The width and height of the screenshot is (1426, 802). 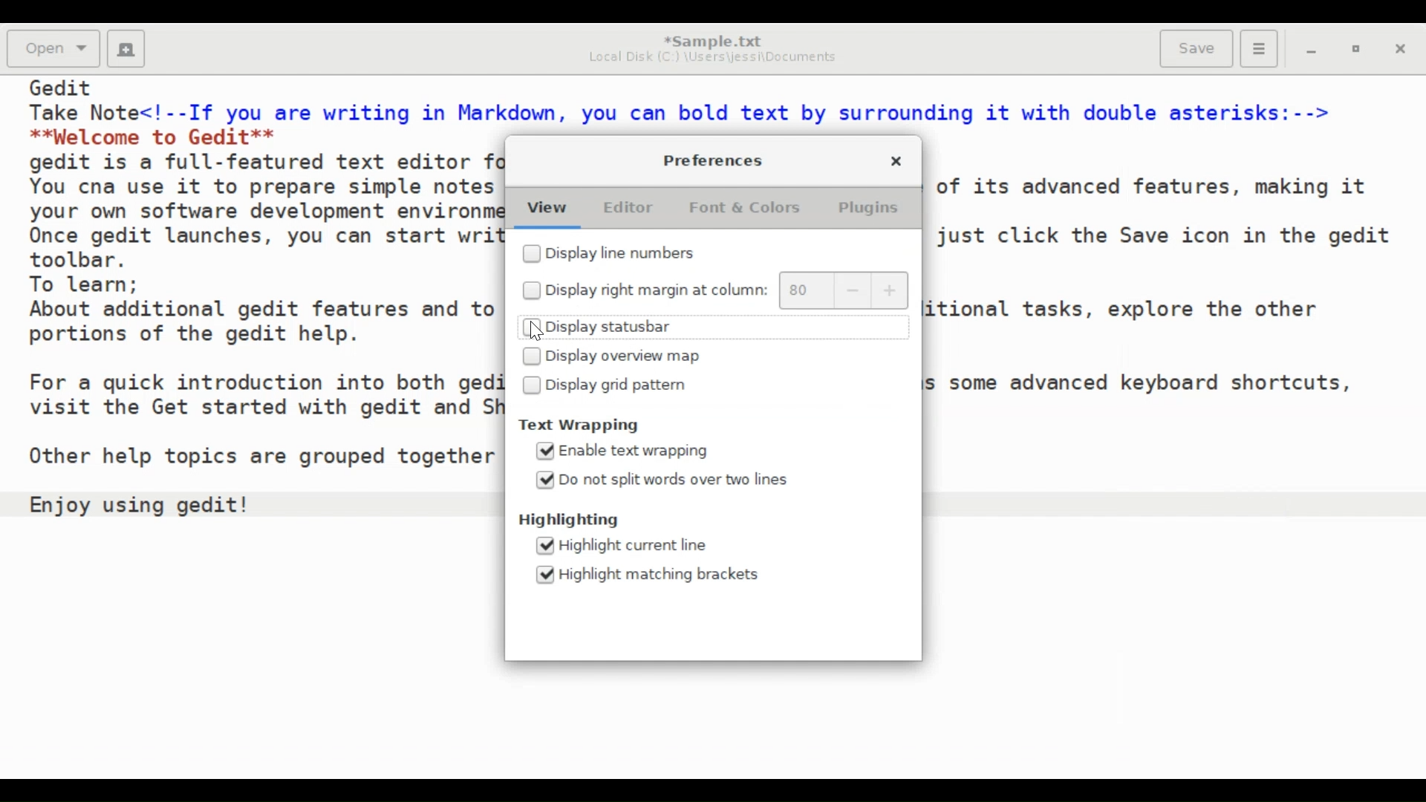 I want to click on Open, so click(x=53, y=48).